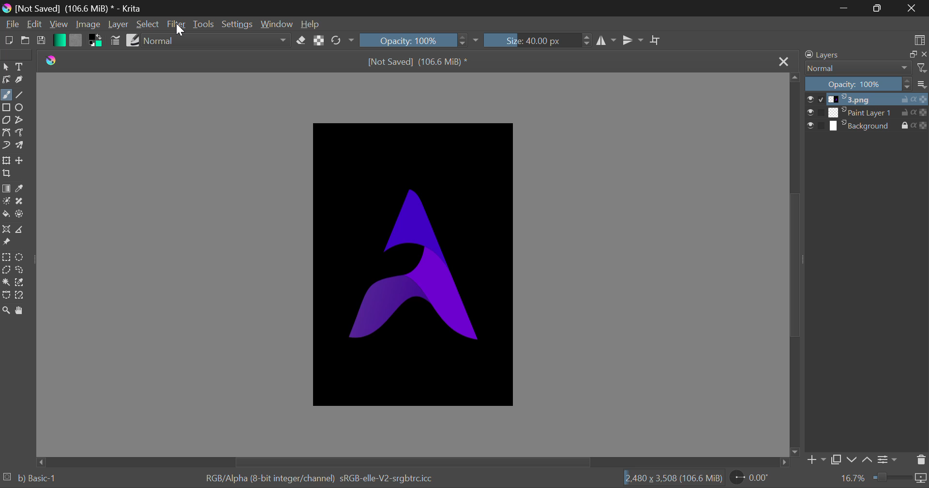 The height and width of the screenshot is (488, 929). What do you see at coordinates (277, 24) in the screenshot?
I see `Window` at bounding box center [277, 24].